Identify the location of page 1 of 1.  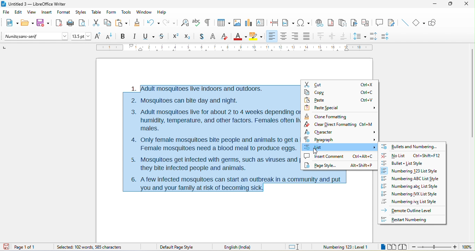
(32, 247).